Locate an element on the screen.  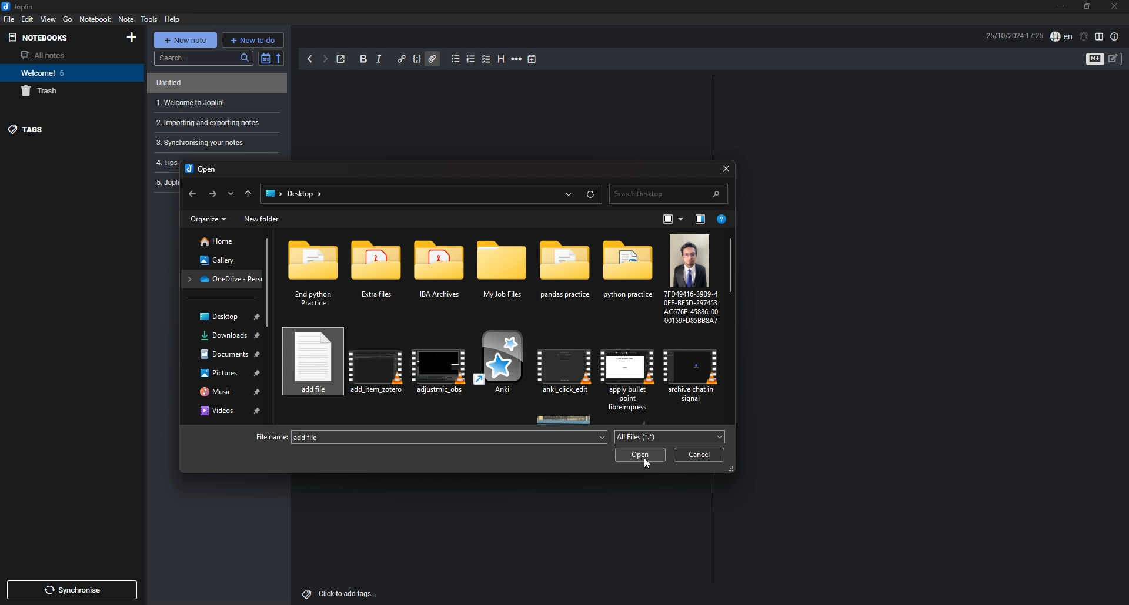
2. Importing and exporting notes is located at coordinates (215, 122).